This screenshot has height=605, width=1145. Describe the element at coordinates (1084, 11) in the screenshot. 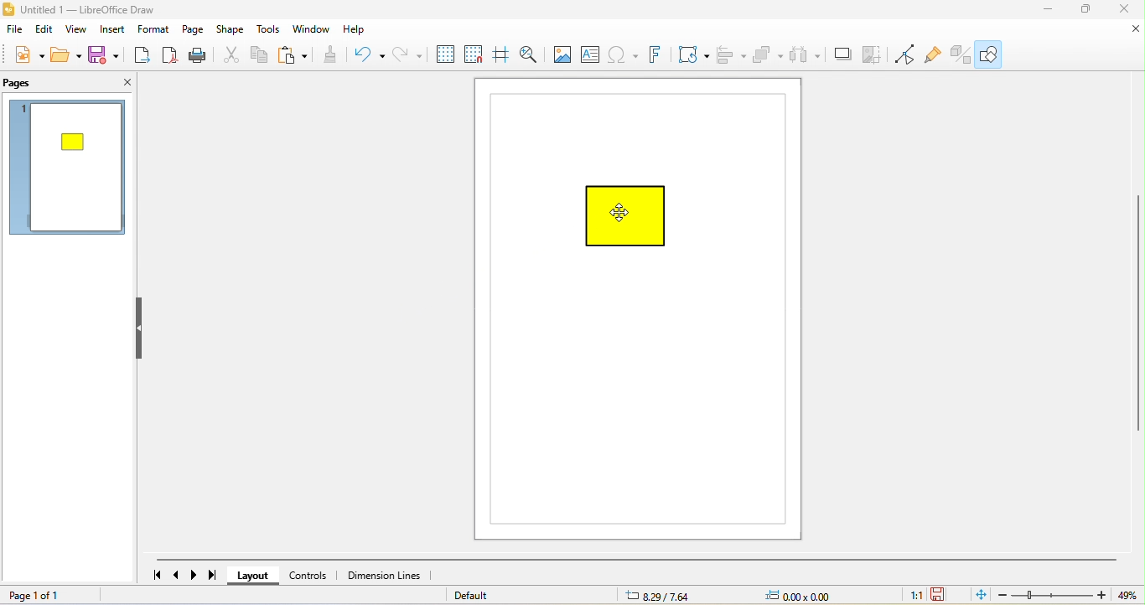

I see `maximize` at that location.